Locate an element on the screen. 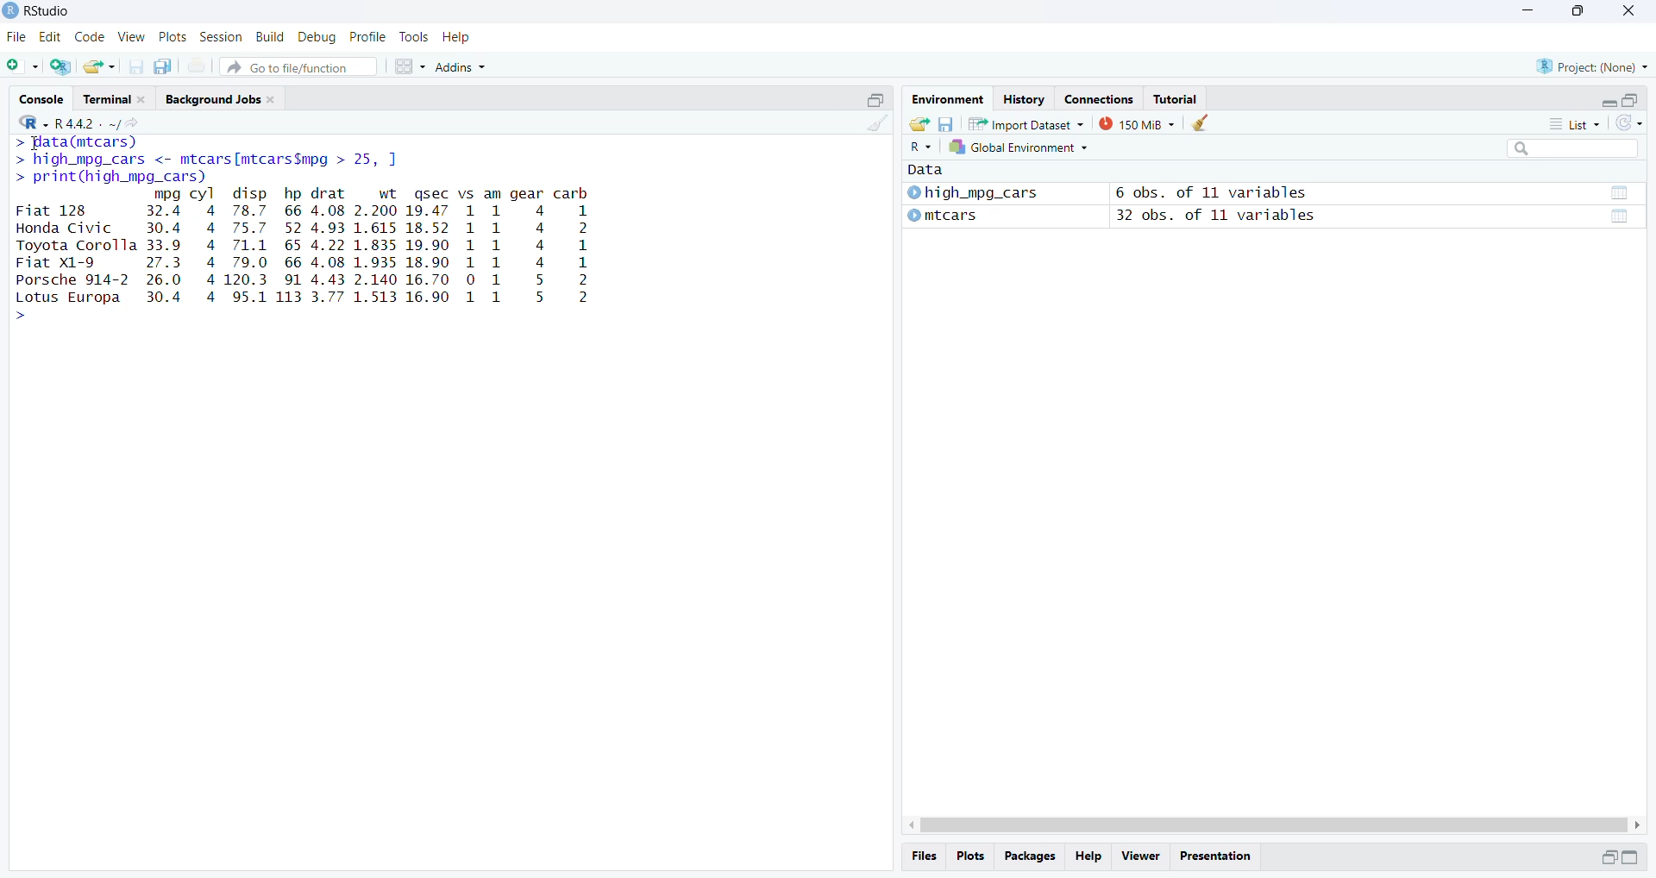 Image resolution: width=1656 pixels, height=878 pixels. © high_mpg_cars is located at coordinates (974, 192).